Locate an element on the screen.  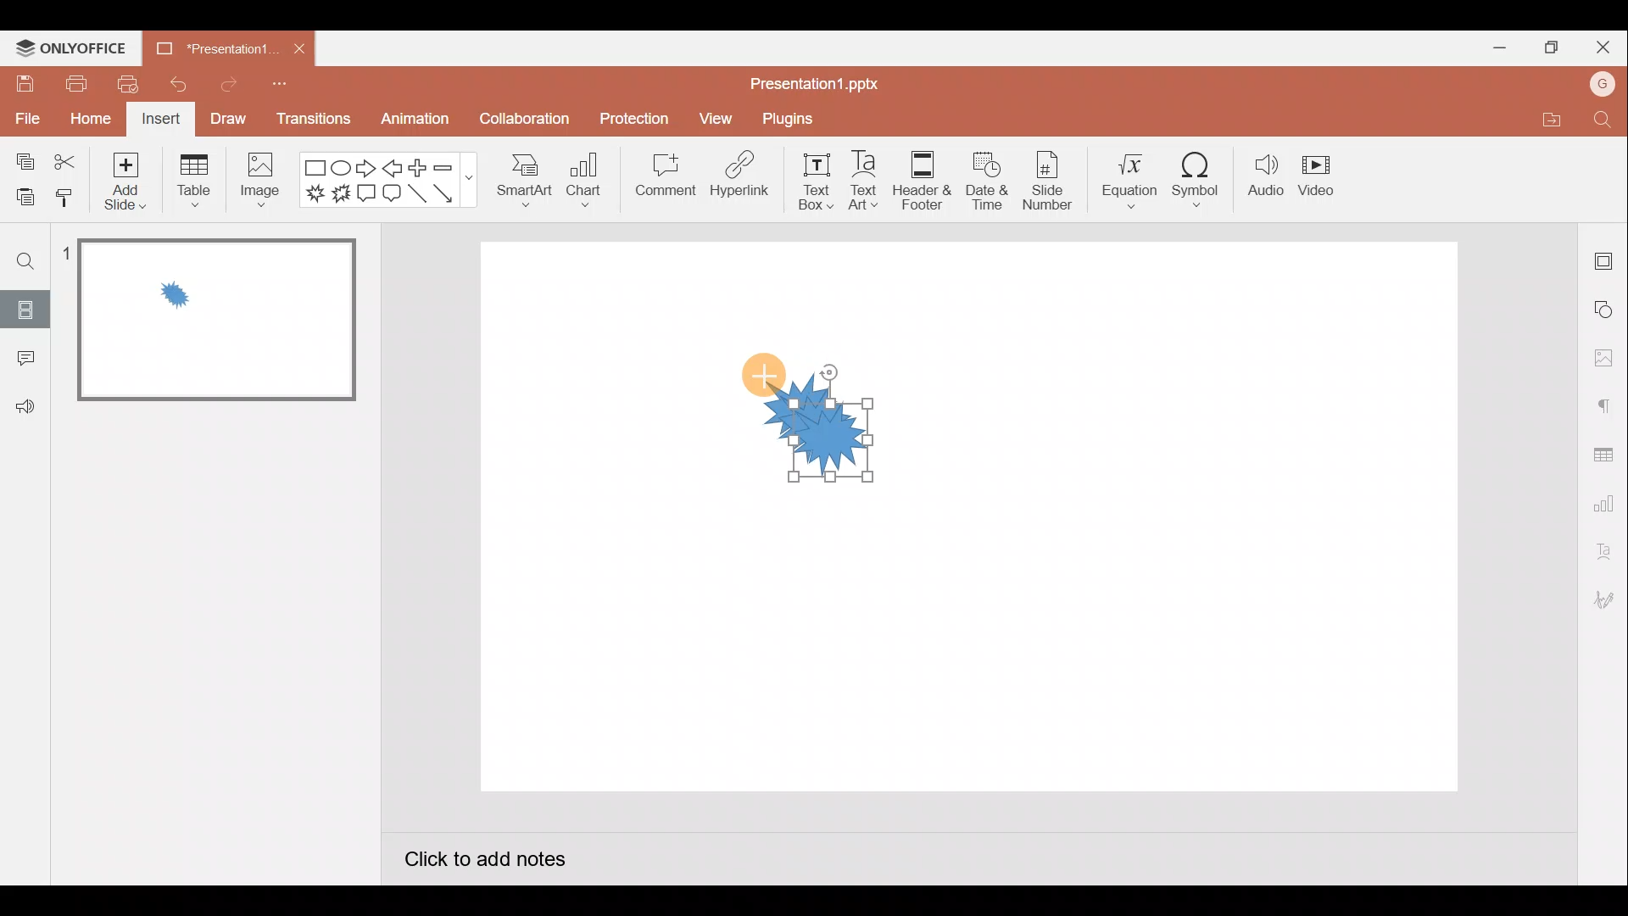
Text box is located at coordinates (804, 182).